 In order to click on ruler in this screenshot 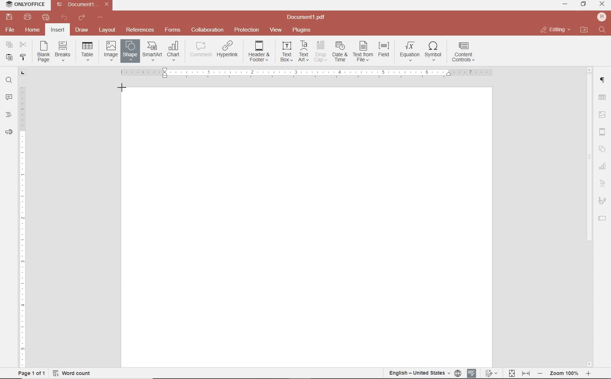, I will do `click(23, 222)`.